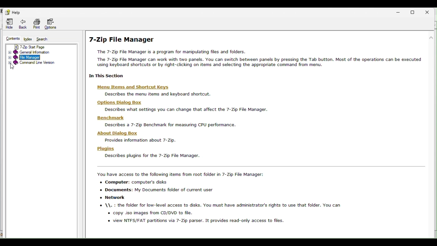 This screenshot has height=246, width=437. I want to click on Close, so click(431, 11).